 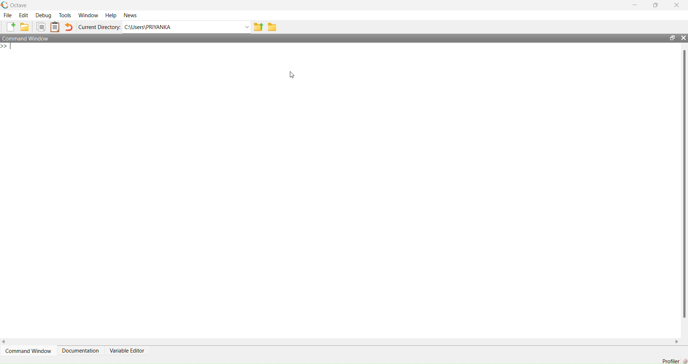 What do you see at coordinates (82, 350) in the screenshot?
I see `Documentation` at bounding box center [82, 350].